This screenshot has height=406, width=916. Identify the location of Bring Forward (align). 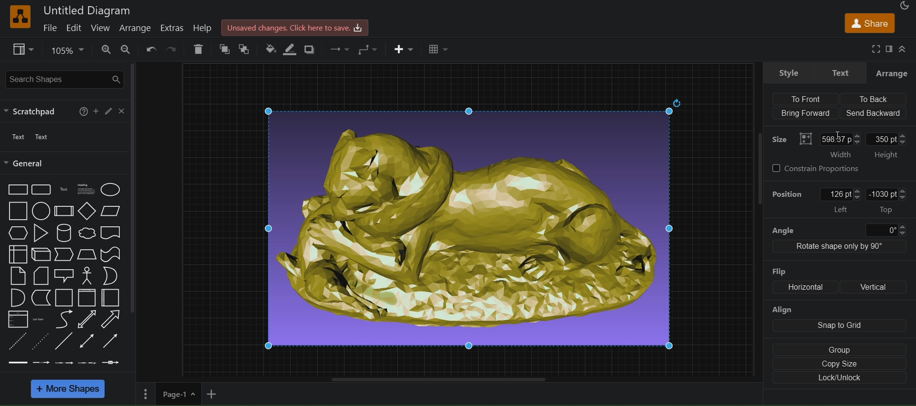
(805, 113).